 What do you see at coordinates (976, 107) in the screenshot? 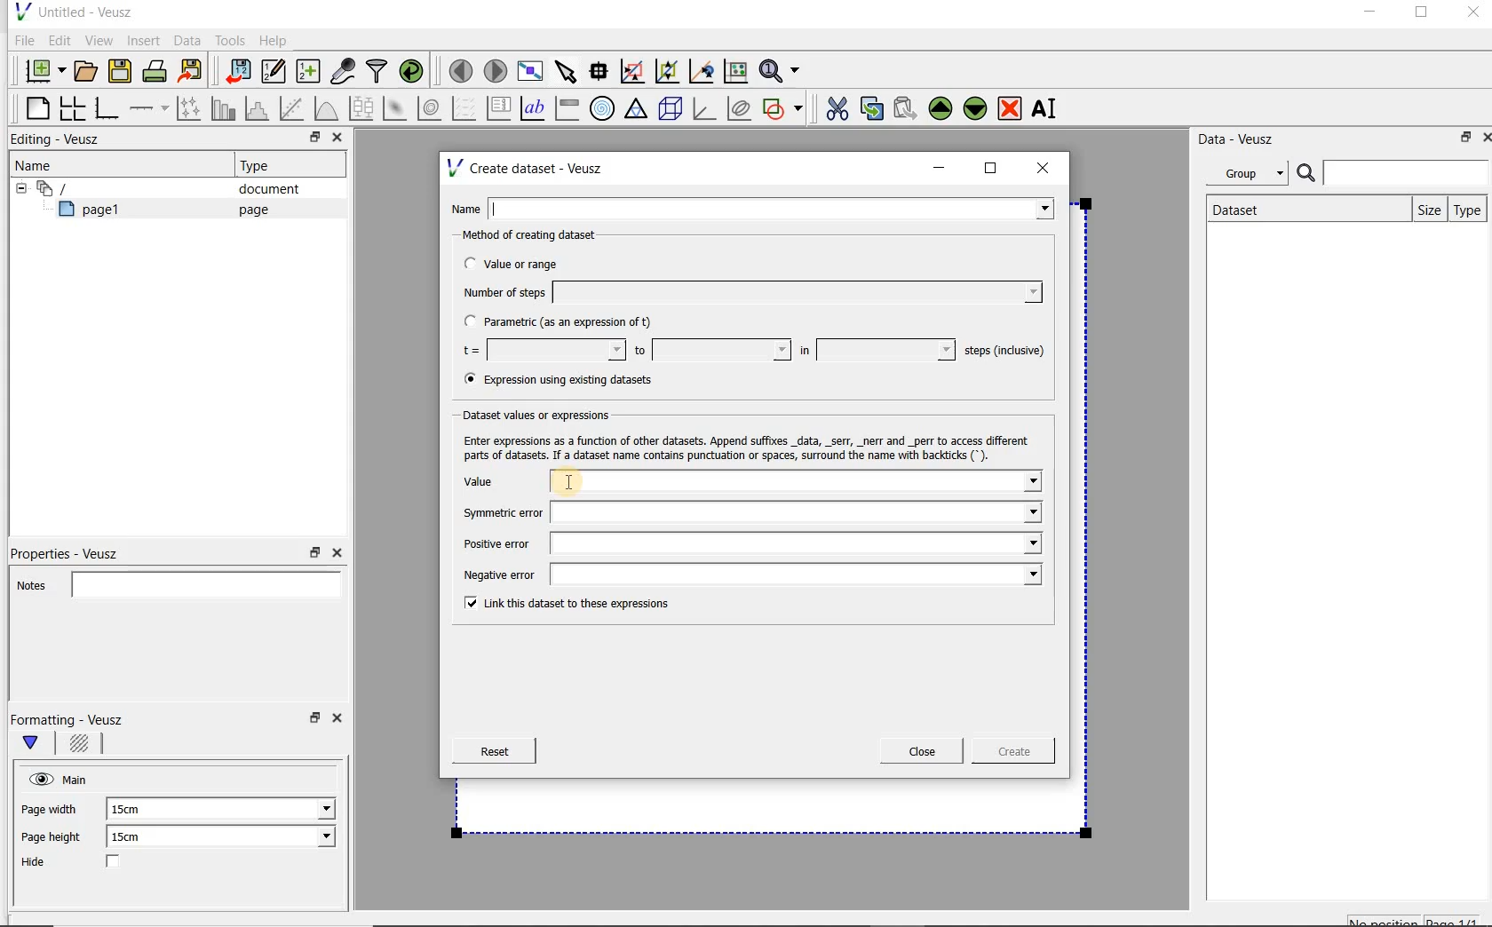
I see `Move the selected widget down` at bounding box center [976, 107].